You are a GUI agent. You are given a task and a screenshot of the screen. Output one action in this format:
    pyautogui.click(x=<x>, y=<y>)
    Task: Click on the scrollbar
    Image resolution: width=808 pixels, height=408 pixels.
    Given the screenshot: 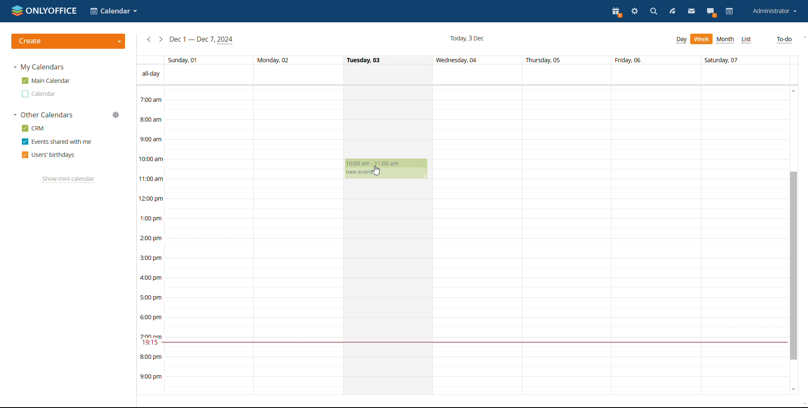 What is the action you would take?
    pyautogui.click(x=795, y=266)
    